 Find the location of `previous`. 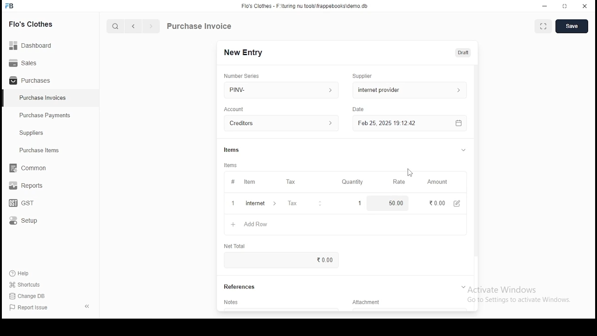

previous is located at coordinates (134, 27).